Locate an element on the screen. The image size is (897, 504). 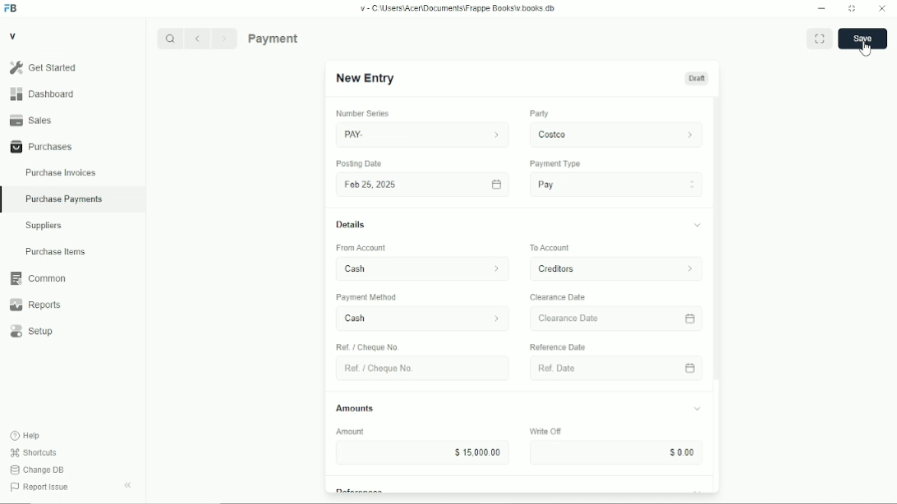
Minimize is located at coordinates (821, 8).